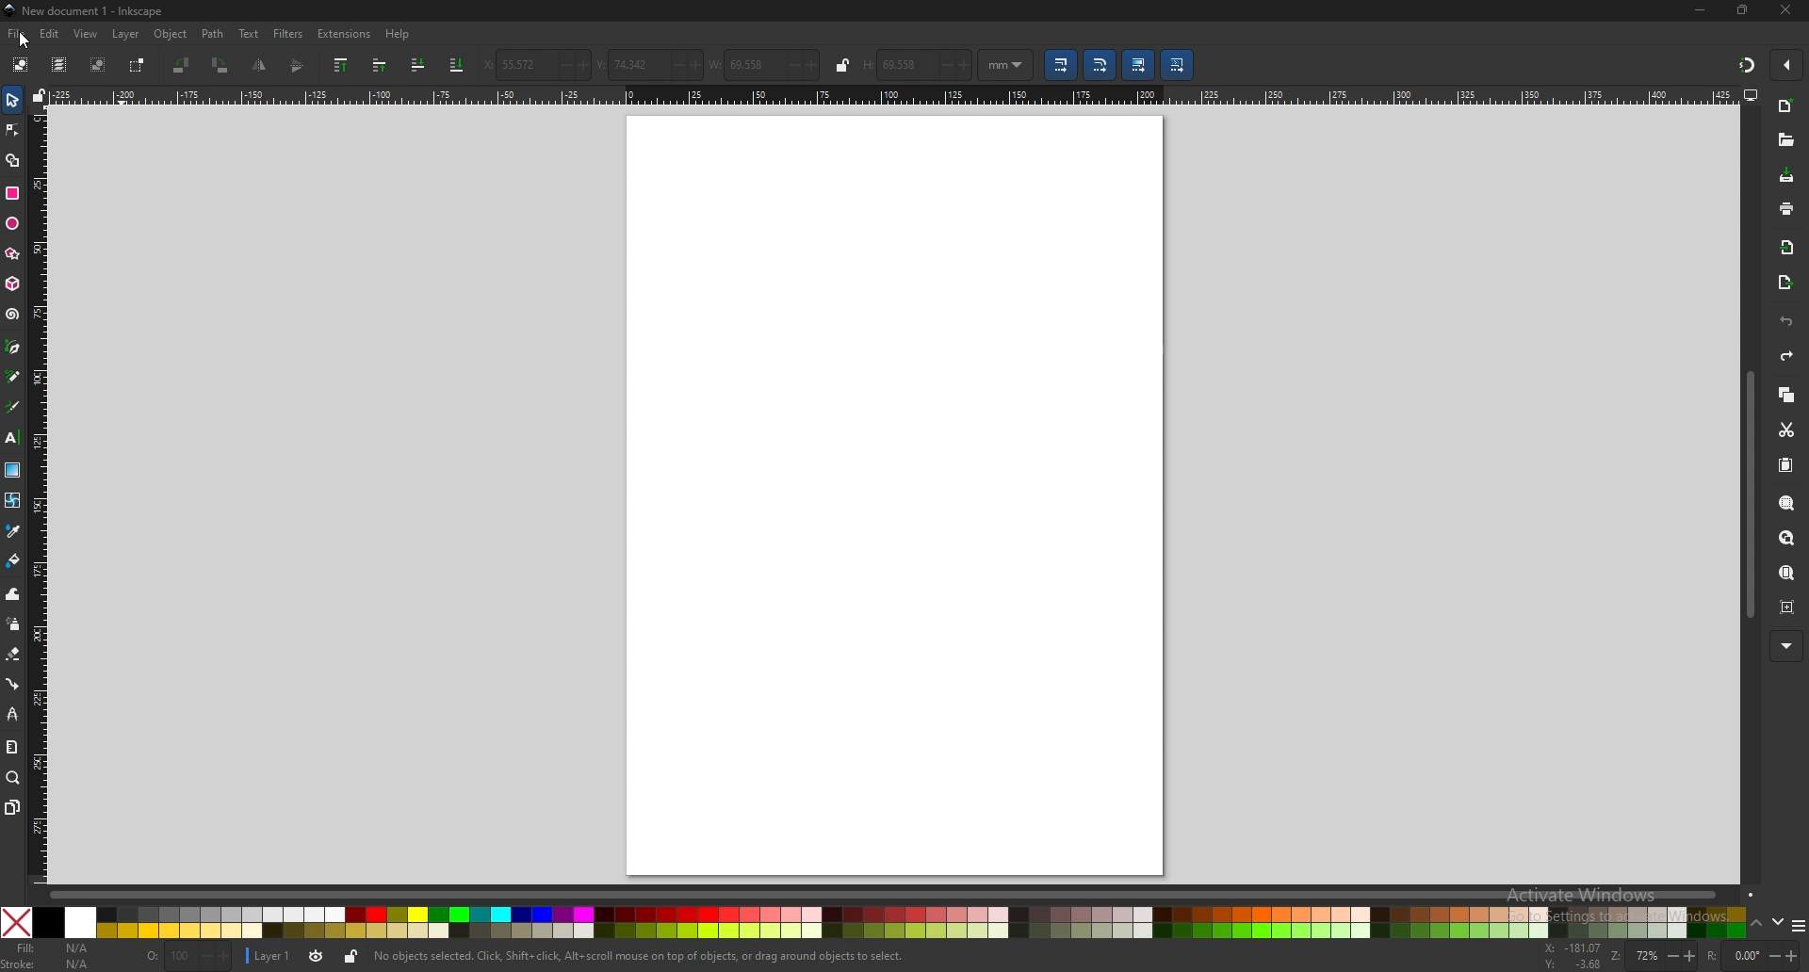 The width and height of the screenshot is (1809, 972). What do you see at coordinates (968, 66) in the screenshot?
I see `+` at bounding box center [968, 66].